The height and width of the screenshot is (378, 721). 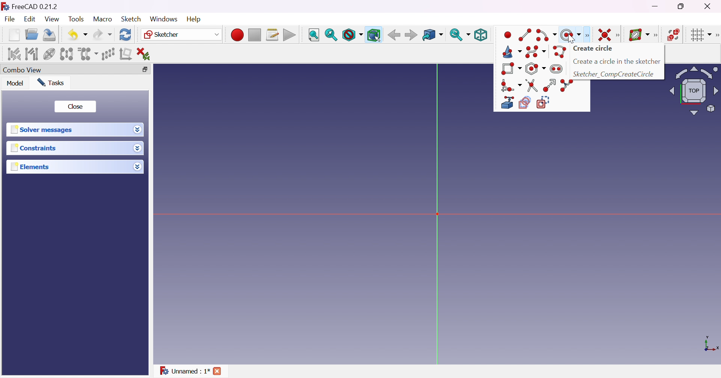 What do you see at coordinates (16, 84) in the screenshot?
I see `Model` at bounding box center [16, 84].